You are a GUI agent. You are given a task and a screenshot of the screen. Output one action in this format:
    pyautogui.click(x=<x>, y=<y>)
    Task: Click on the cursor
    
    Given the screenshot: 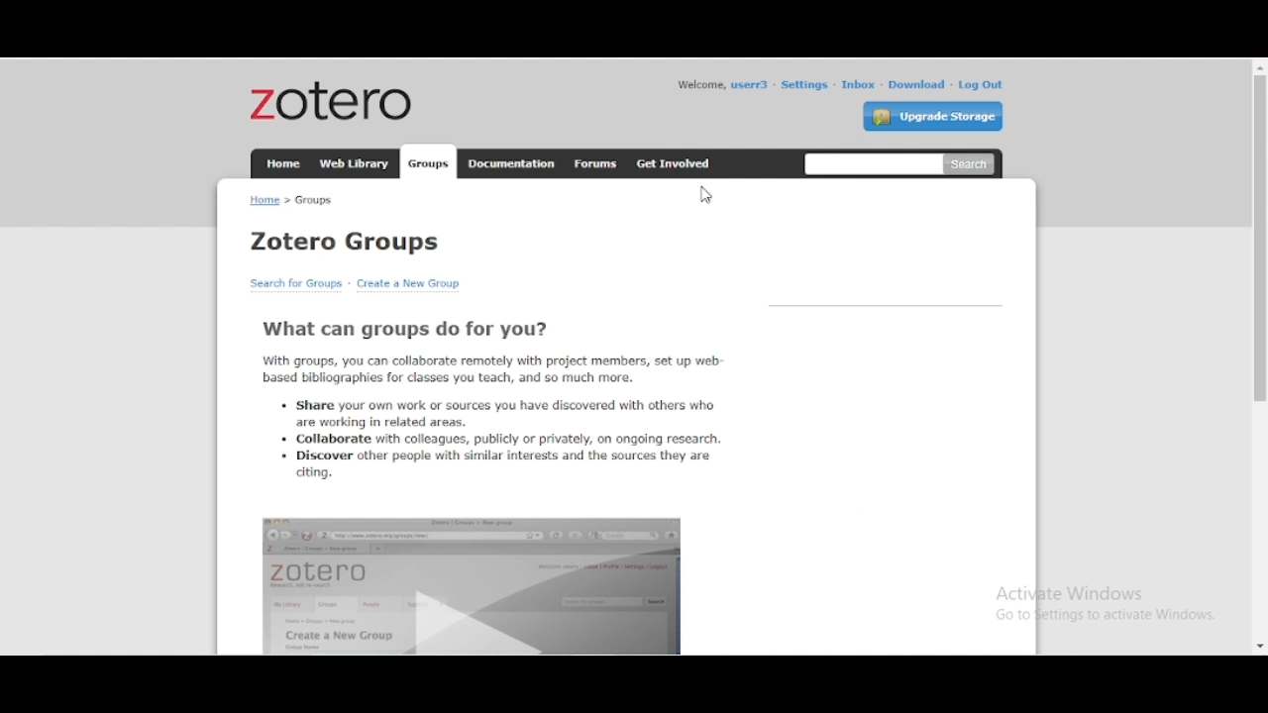 What is the action you would take?
    pyautogui.click(x=705, y=194)
    